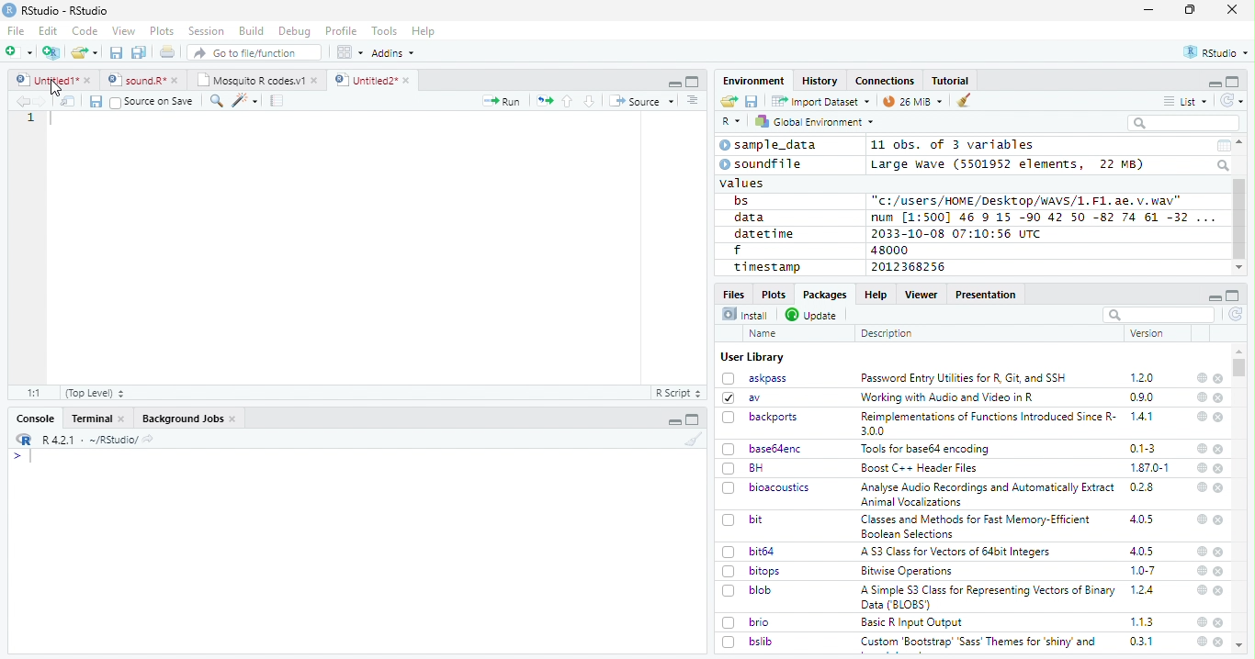  What do you see at coordinates (1241, 142) in the screenshot?
I see `scroll up` at bounding box center [1241, 142].